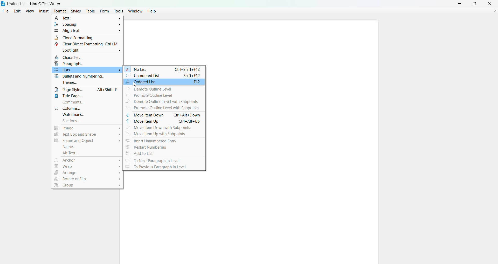 The width and height of the screenshot is (498, 264). Describe the element at coordinates (87, 25) in the screenshot. I see `spacing` at that location.